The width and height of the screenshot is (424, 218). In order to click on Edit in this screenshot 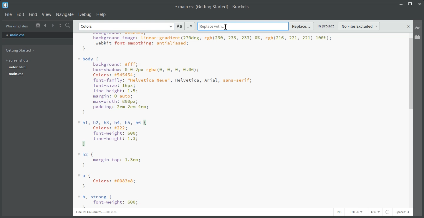, I will do `click(20, 14)`.